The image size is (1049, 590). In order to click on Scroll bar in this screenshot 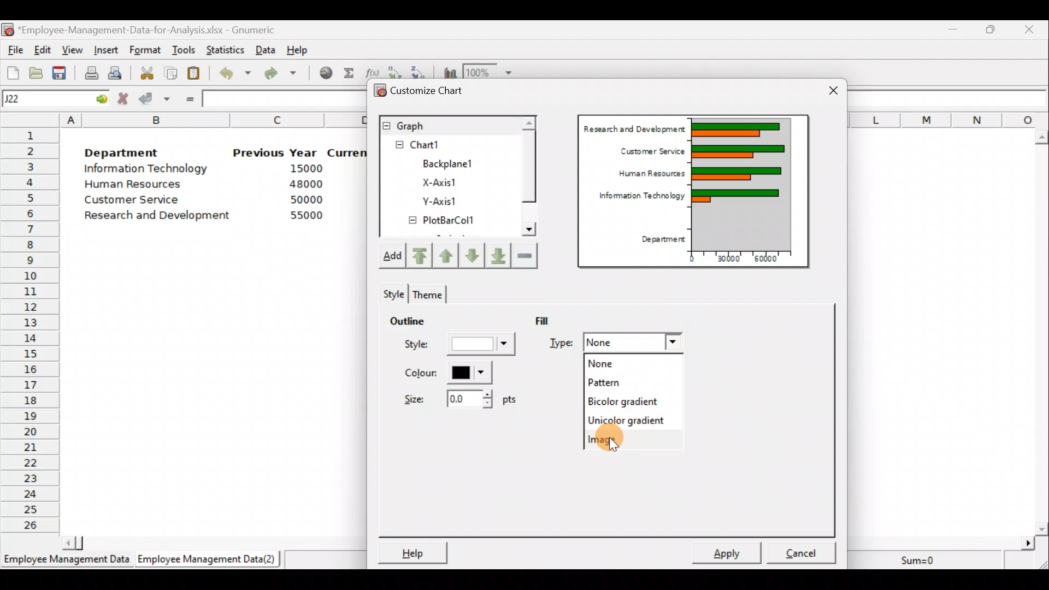, I will do `click(1042, 329)`.